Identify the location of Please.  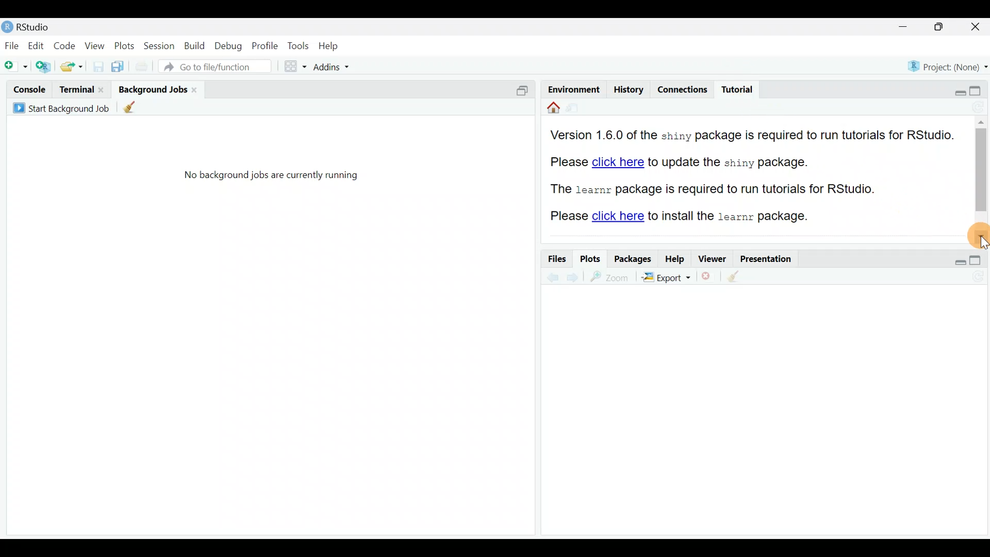
(568, 218).